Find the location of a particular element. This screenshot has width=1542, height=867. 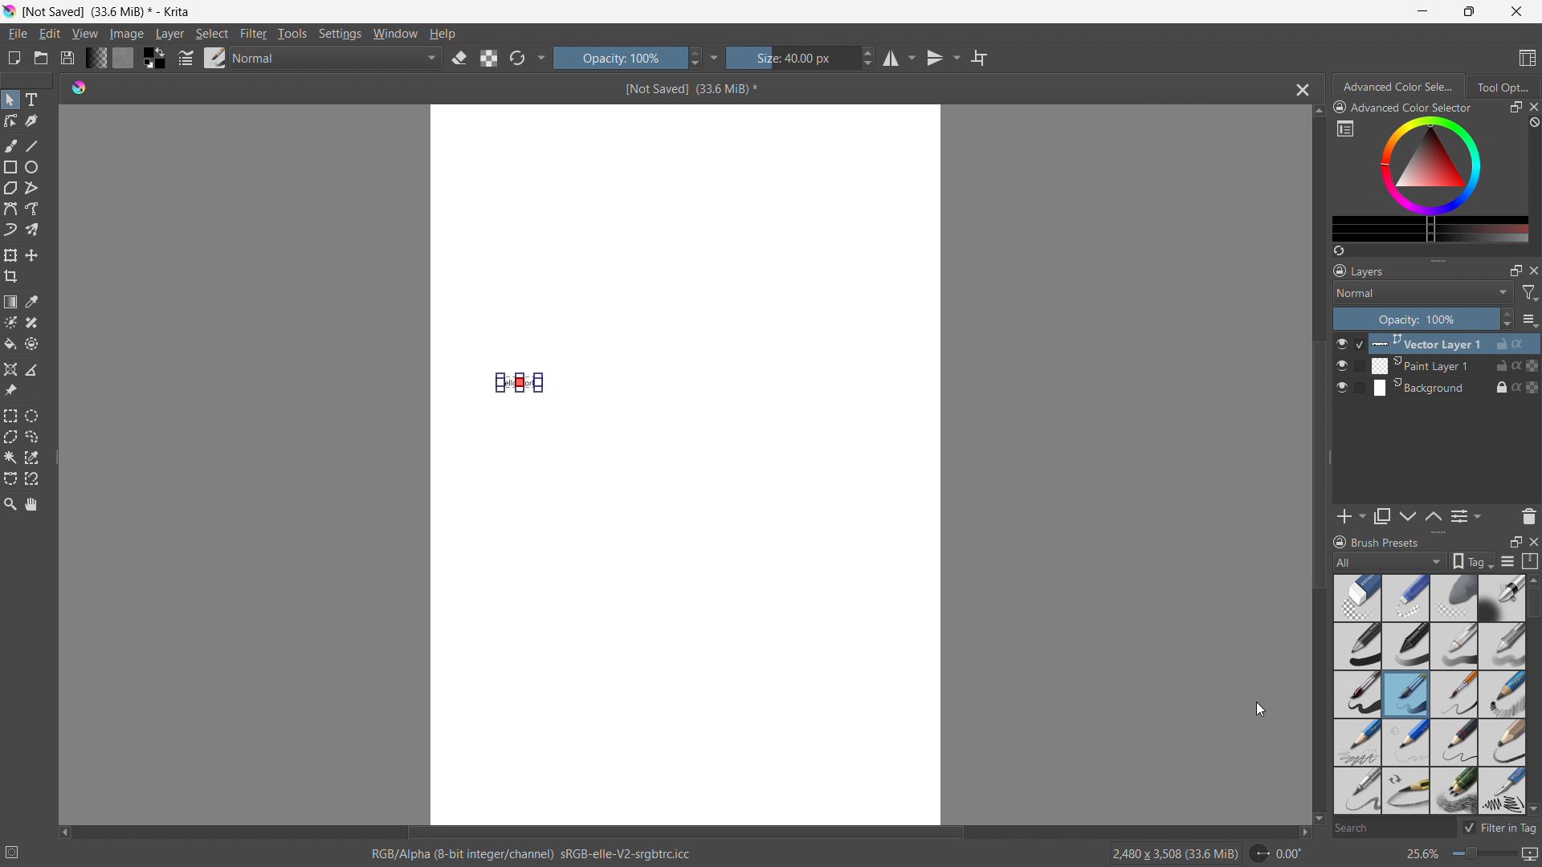

new is located at coordinates (14, 58).